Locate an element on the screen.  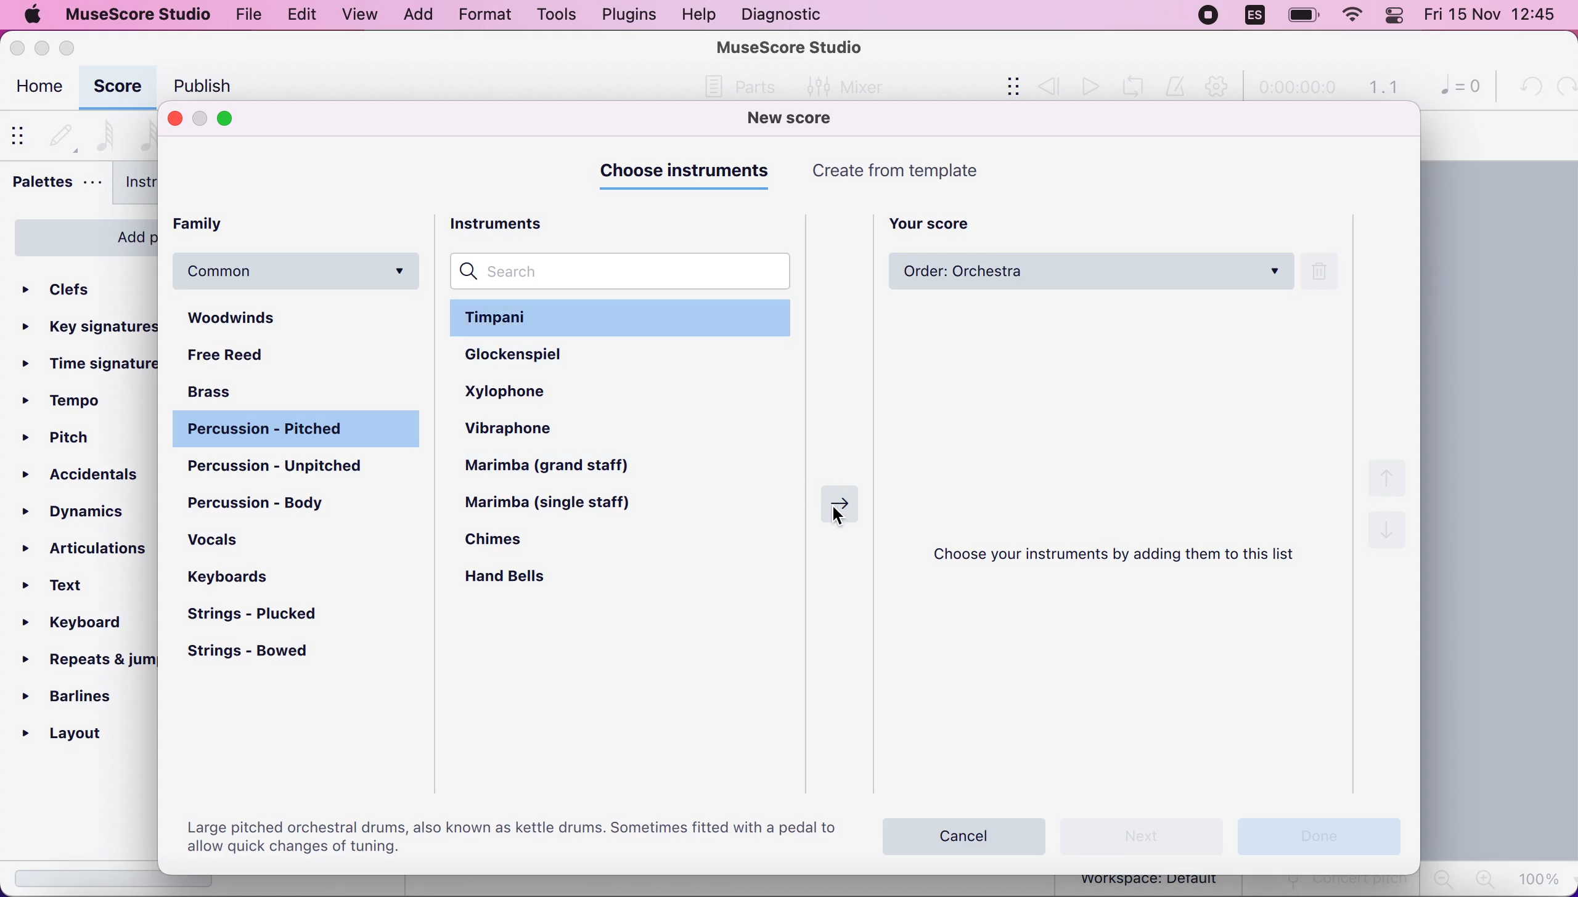
format is located at coordinates (480, 17).